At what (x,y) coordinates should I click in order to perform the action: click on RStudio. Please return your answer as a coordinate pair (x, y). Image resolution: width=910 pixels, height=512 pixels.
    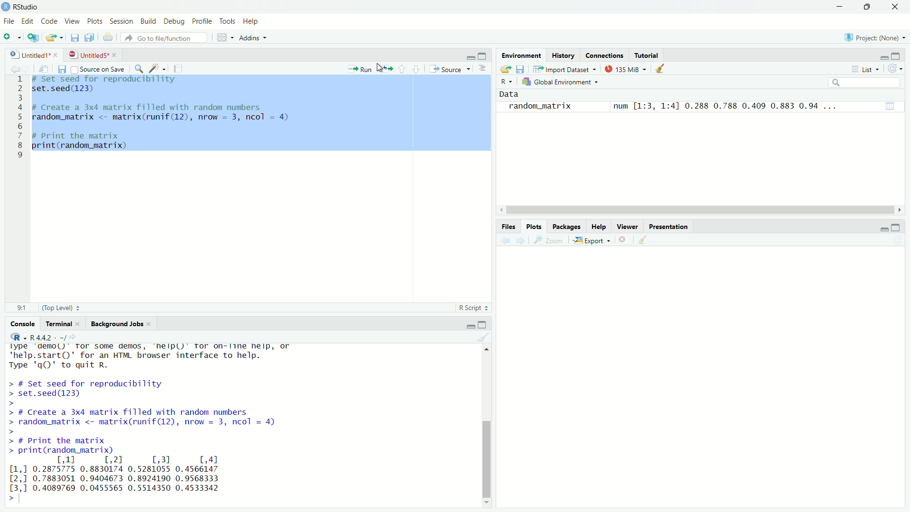
    Looking at the image, I should click on (25, 7).